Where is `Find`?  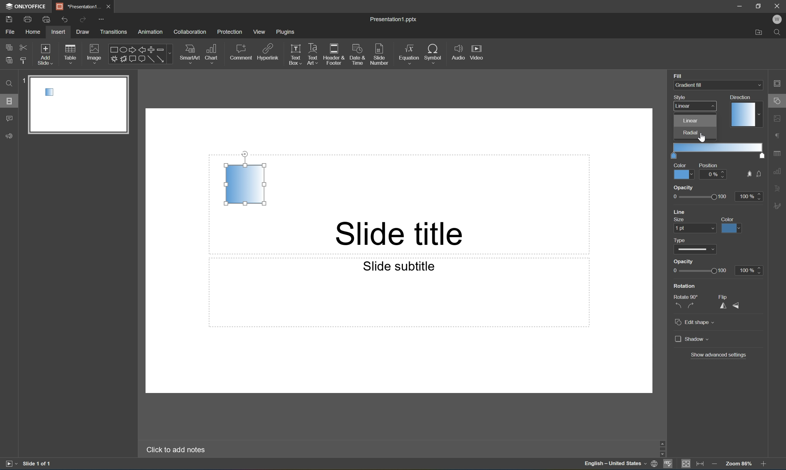
Find is located at coordinates (9, 84).